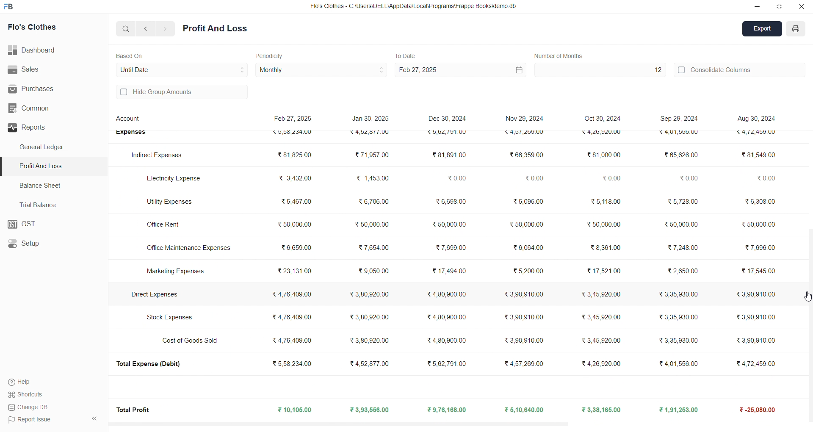  What do you see at coordinates (372, 155) in the screenshot?
I see `₹ 71,957.00` at bounding box center [372, 155].